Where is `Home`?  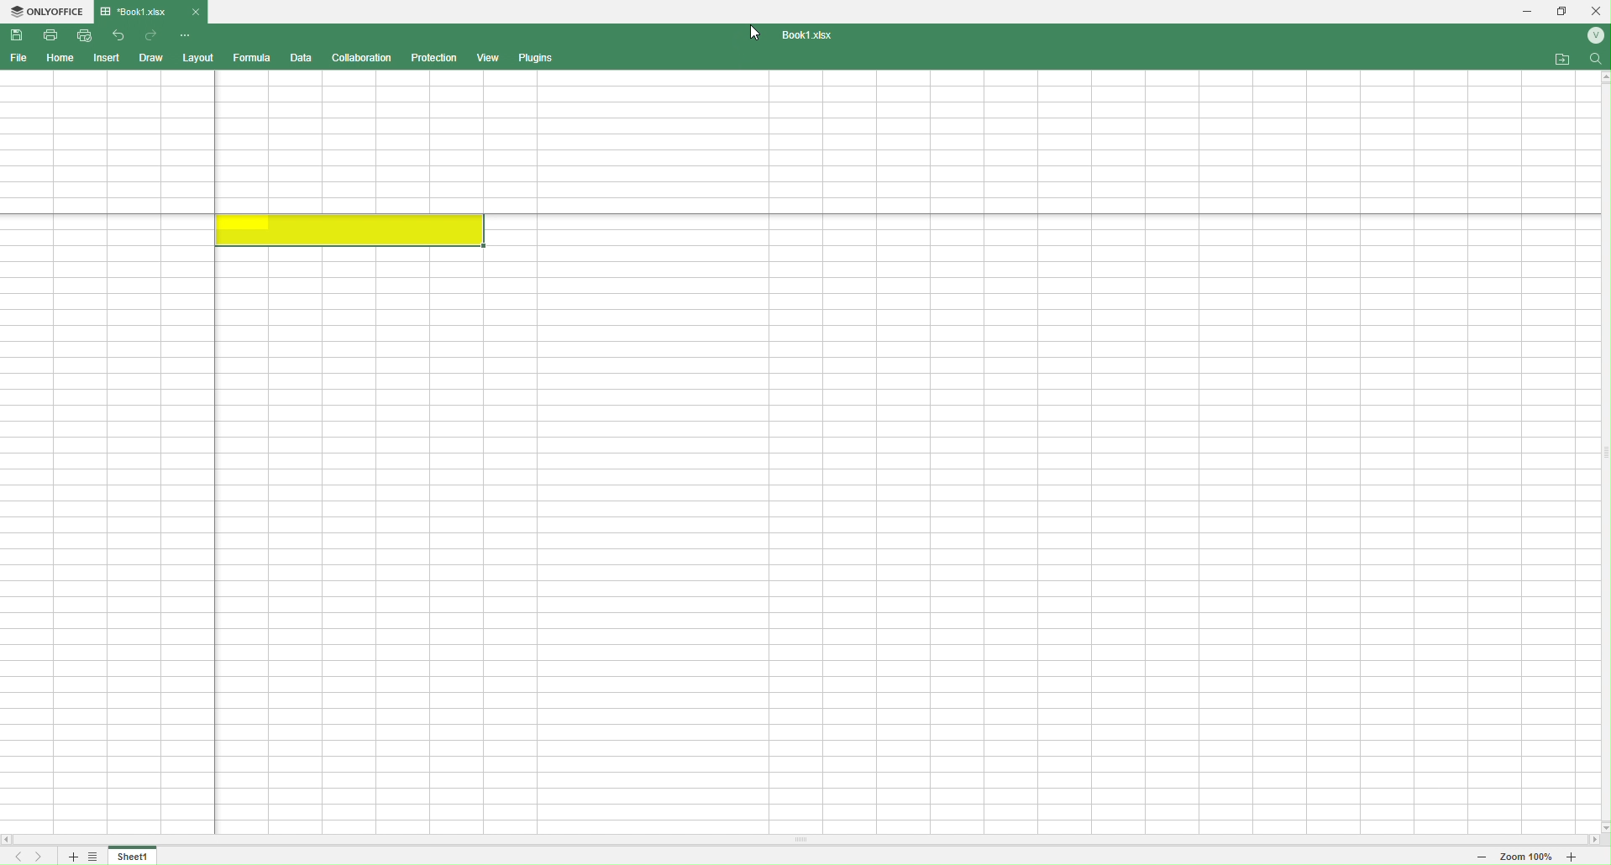 Home is located at coordinates (61, 59).